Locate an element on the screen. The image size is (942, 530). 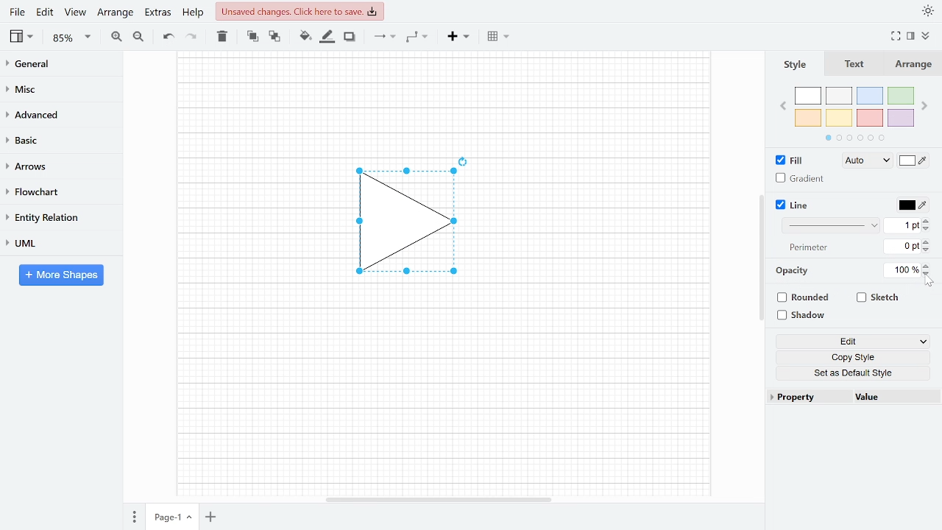
Current Opacity is located at coordinates (900, 269).